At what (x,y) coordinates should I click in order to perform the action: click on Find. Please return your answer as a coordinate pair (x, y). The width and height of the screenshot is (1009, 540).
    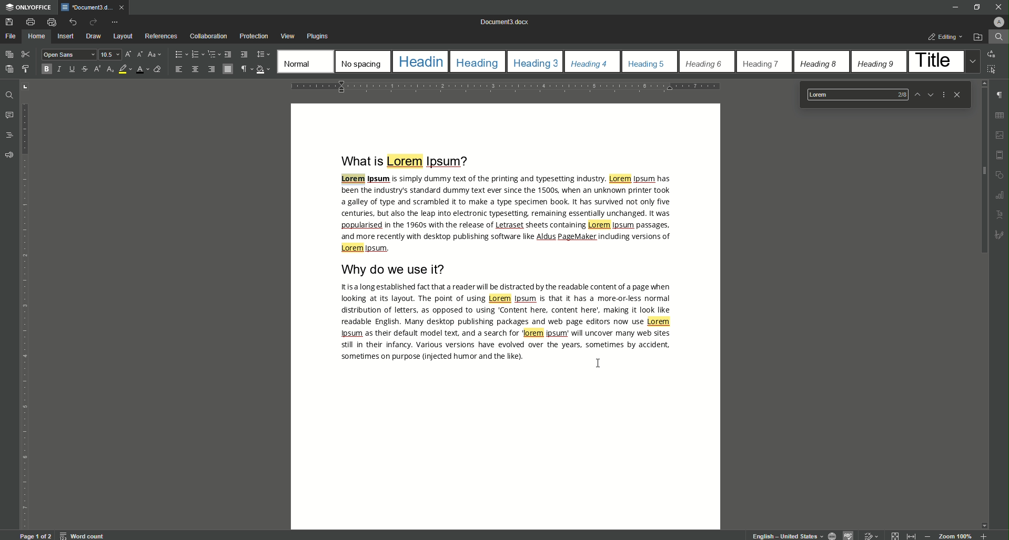
    Looking at the image, I should click on (7, 94).